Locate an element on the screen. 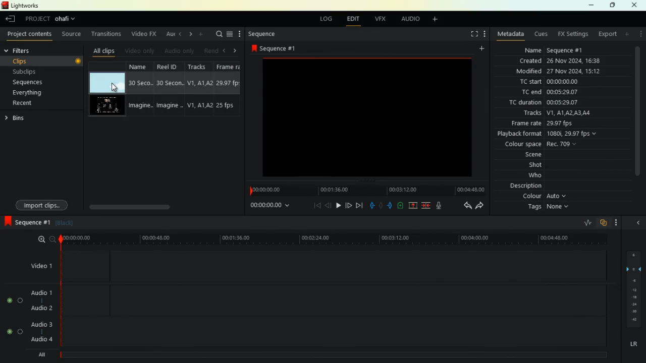  vertical scroll bar is located at coordinates (637, 117).